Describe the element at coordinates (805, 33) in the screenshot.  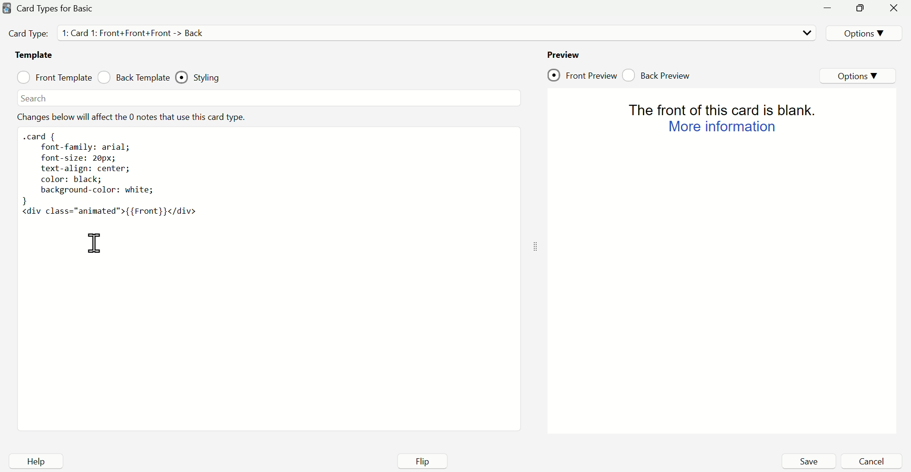
I see `Dropdown` at that location.